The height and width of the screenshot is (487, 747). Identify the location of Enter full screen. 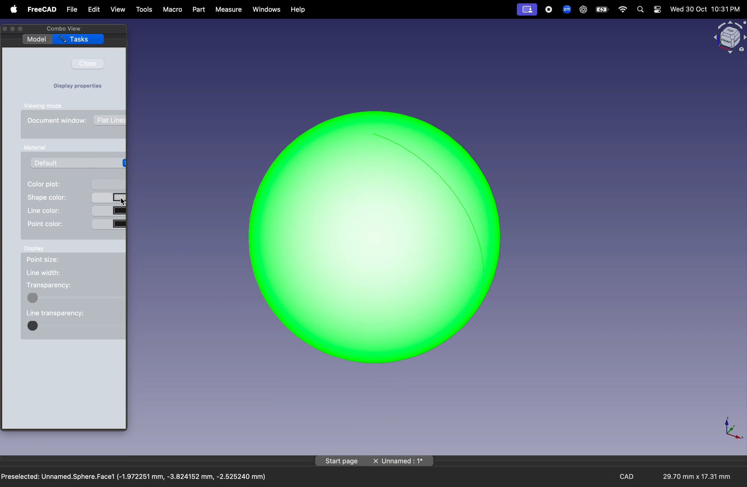
(23, 29).